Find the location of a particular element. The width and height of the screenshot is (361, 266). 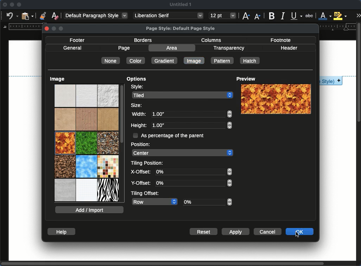

transparency is located at coordinates (229, 48).